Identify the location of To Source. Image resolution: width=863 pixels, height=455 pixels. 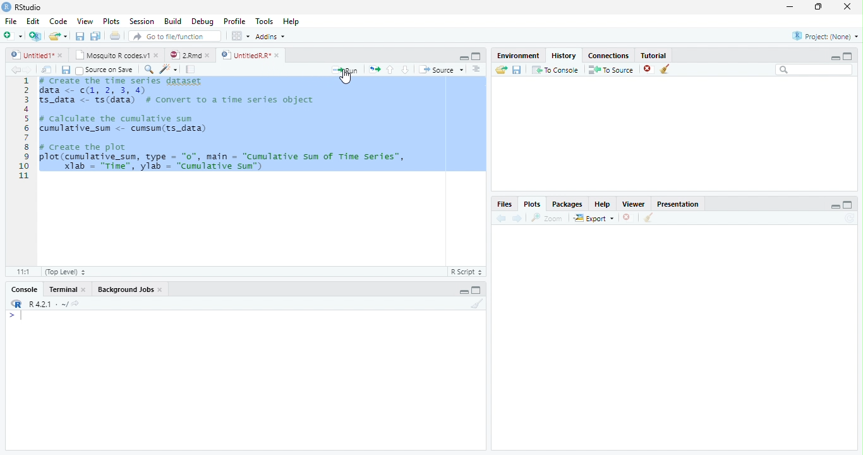
(610, 70).